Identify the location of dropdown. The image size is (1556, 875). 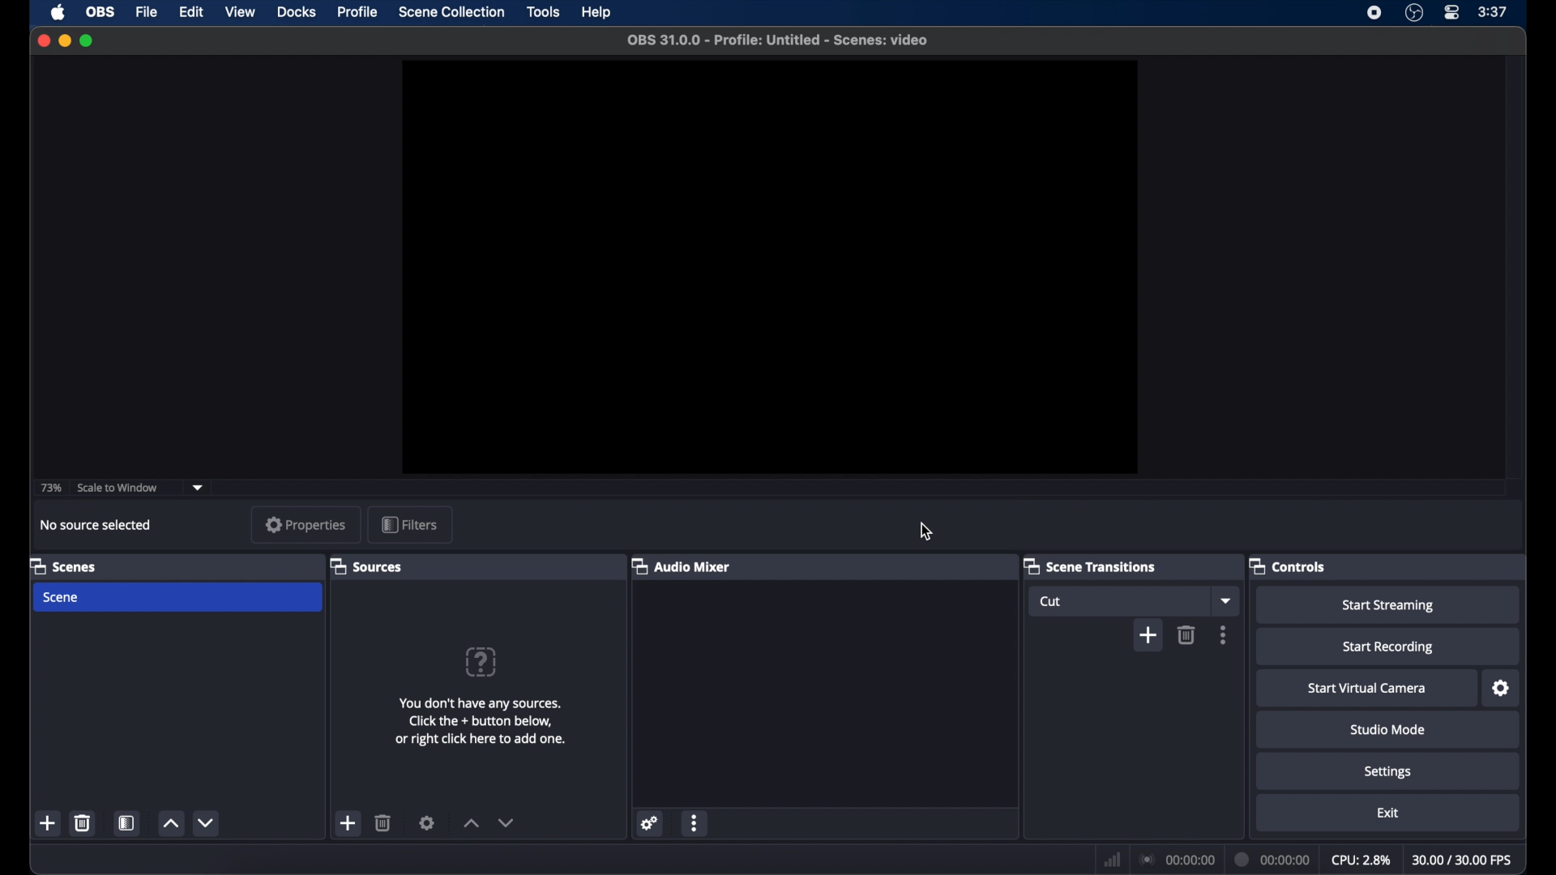
(1225, 600).